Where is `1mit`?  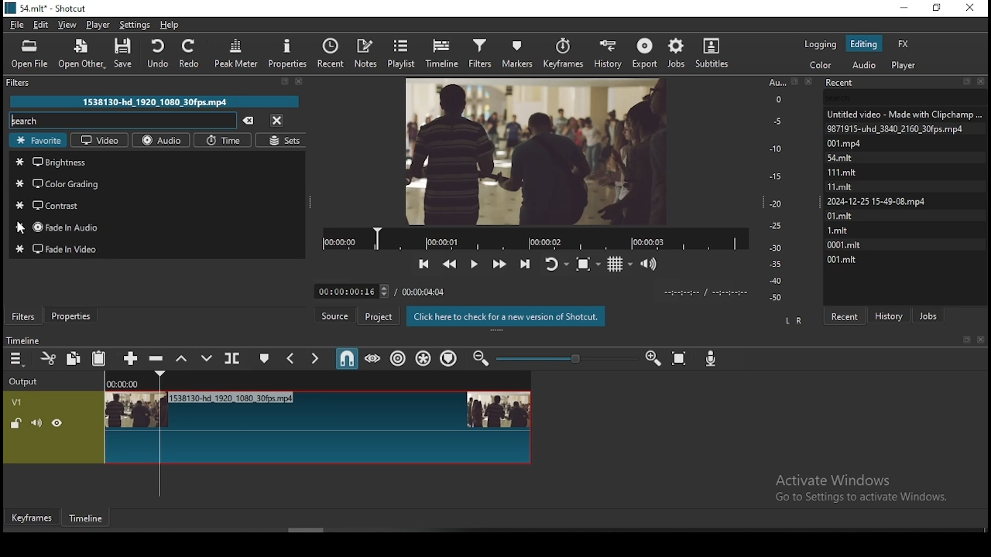
1mit is located at coordinates (845, 229).